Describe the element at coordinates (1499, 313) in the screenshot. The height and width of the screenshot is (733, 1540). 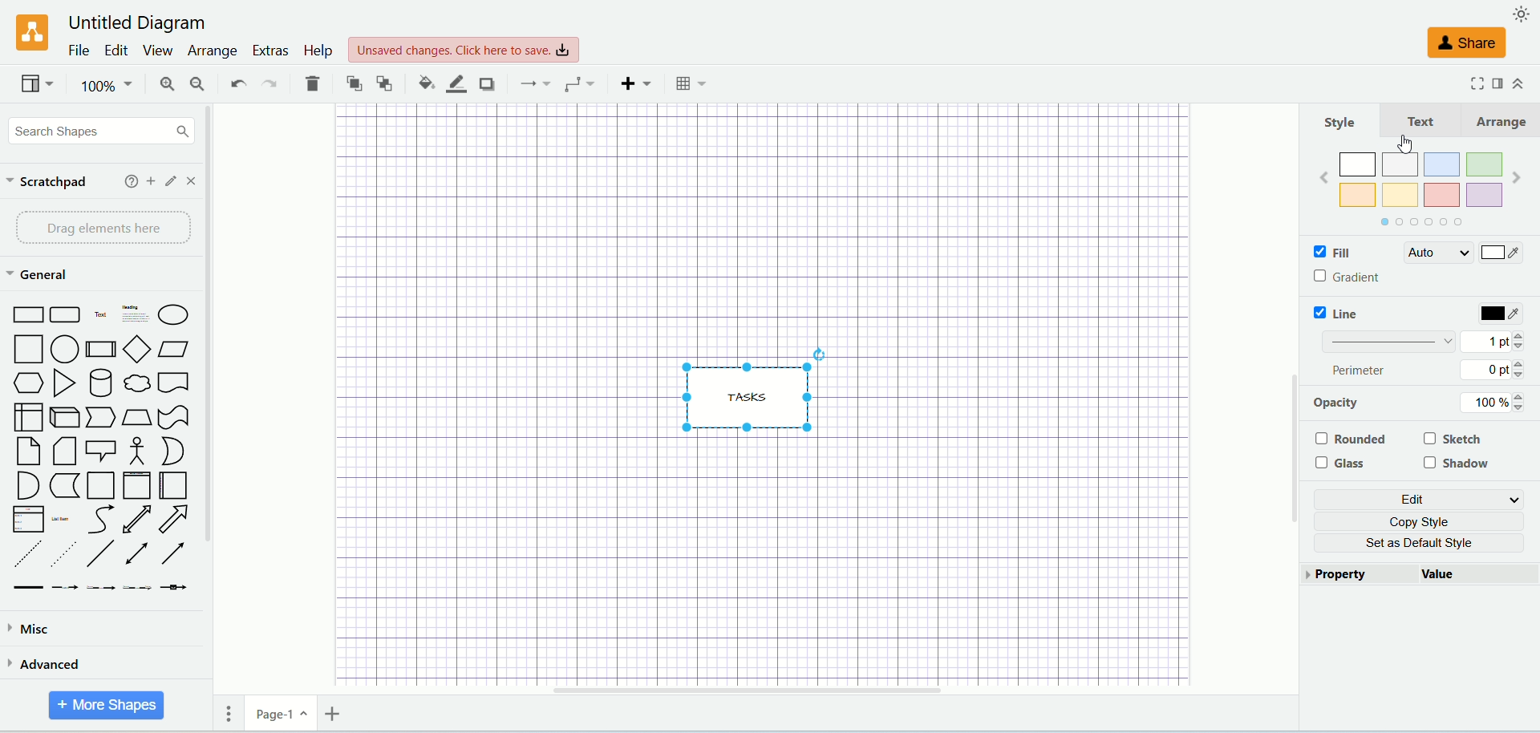
I see `color` at that location.